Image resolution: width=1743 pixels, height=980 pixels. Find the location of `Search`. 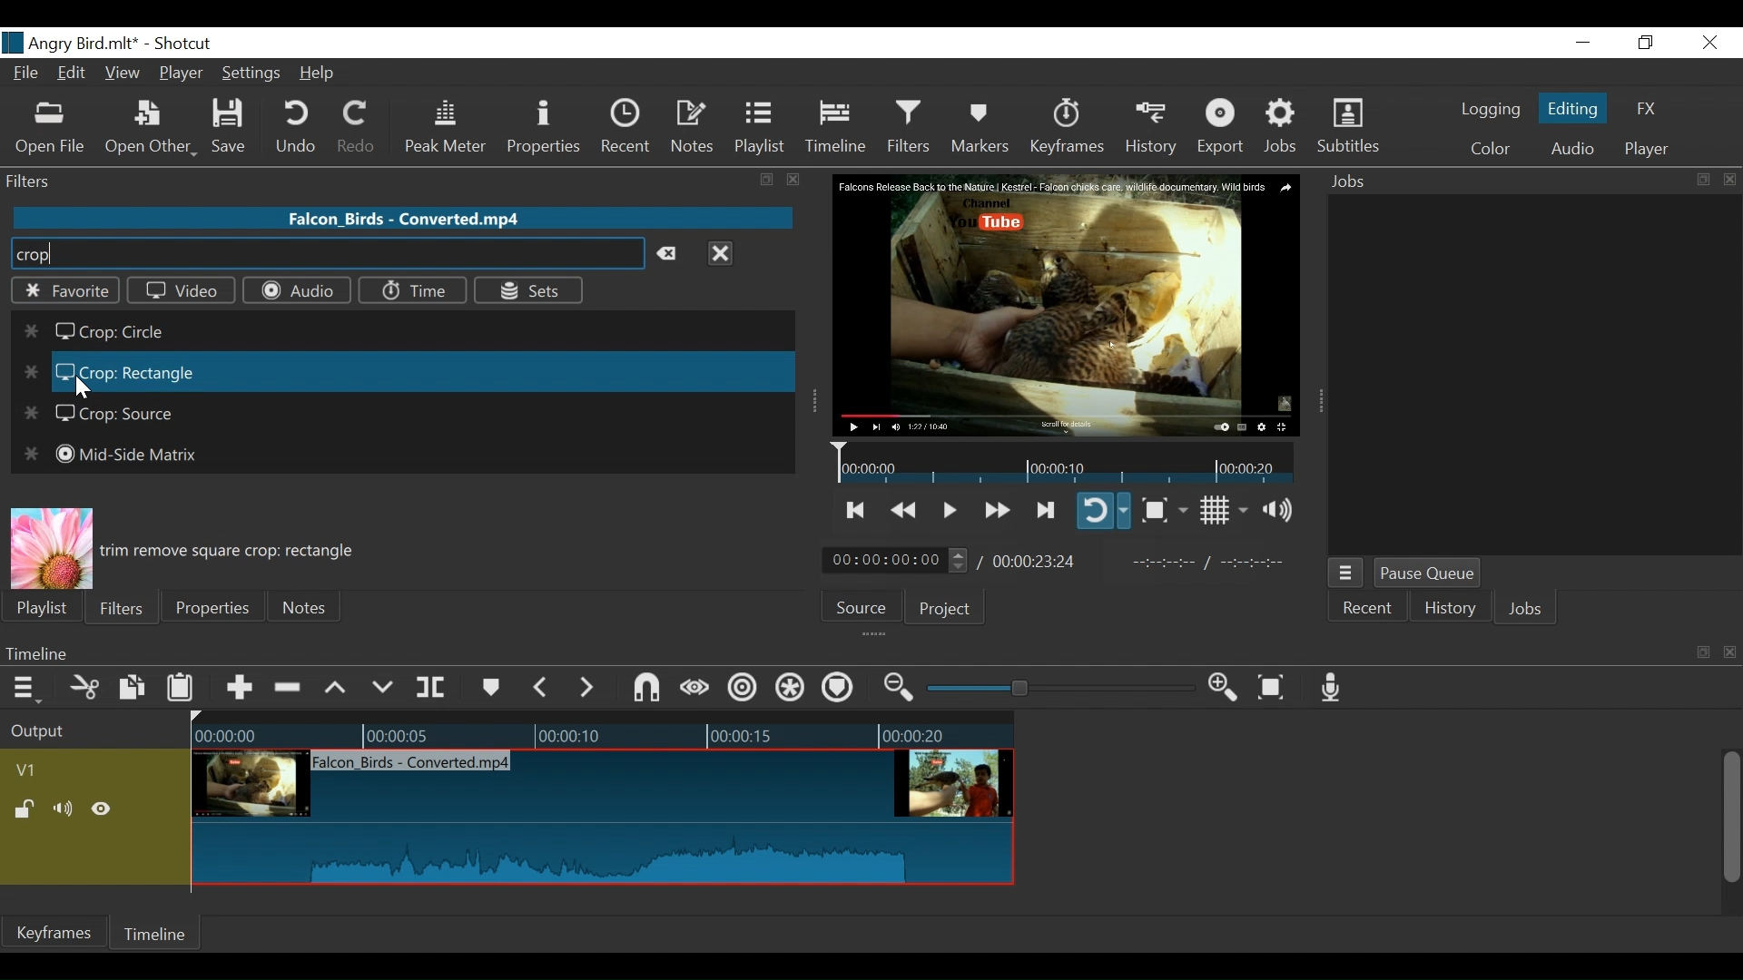

Search is located at coordinates (326, 254).